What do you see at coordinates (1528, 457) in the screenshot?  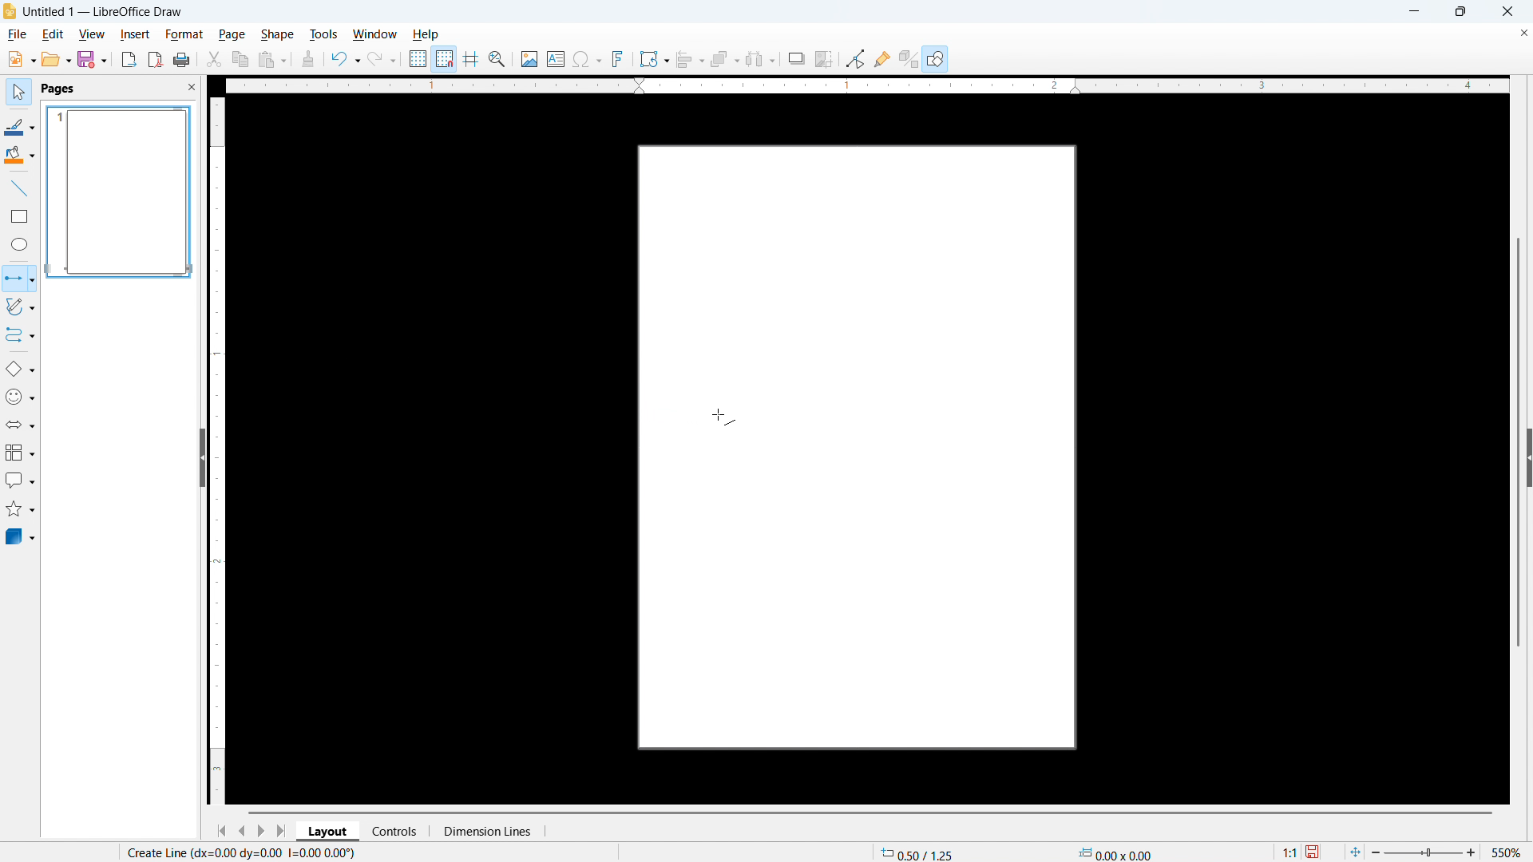 I see `Expand panel ` at bounding box center [1528, 457].